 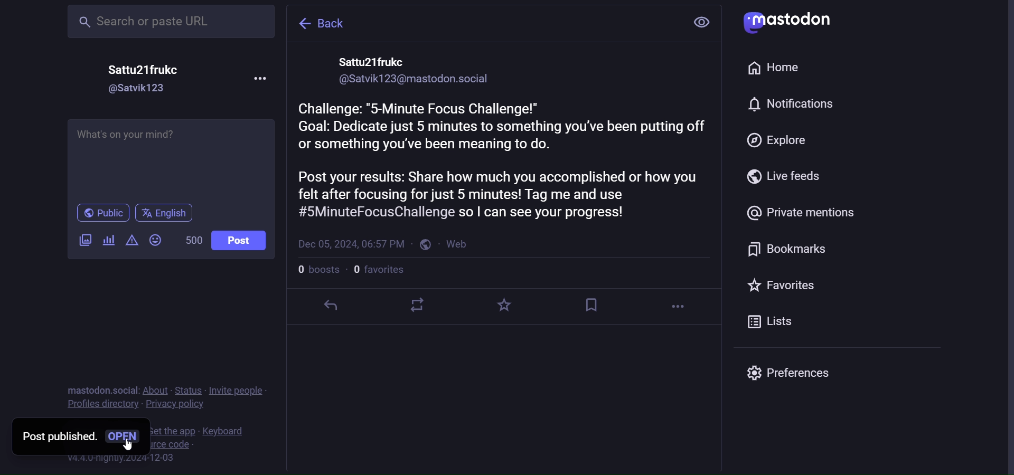 What do you see at coordinates (168, 214) in the screenshot?
I see `english` at bounding box center [168, 214].